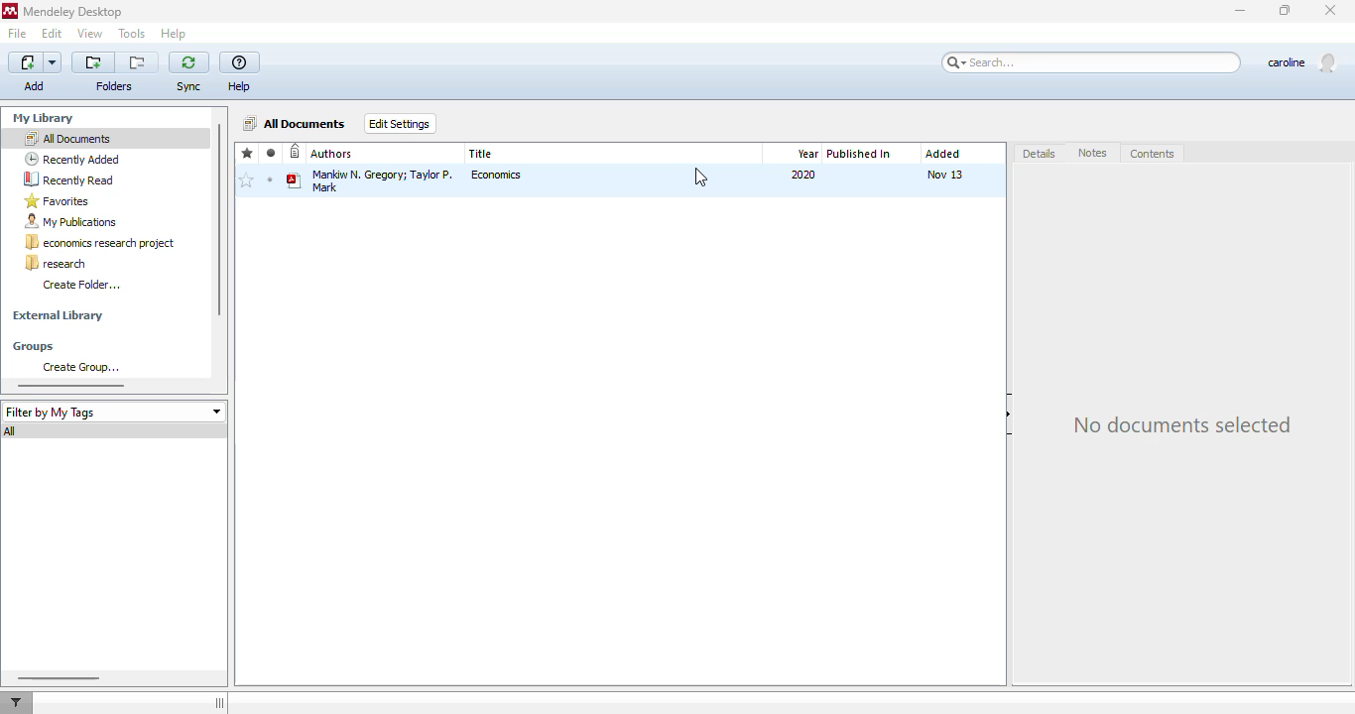 This screenshot has height=714, width=1355. Describe the element at coordinates (113, 86) in the screenshot. I see `folder` at that location.